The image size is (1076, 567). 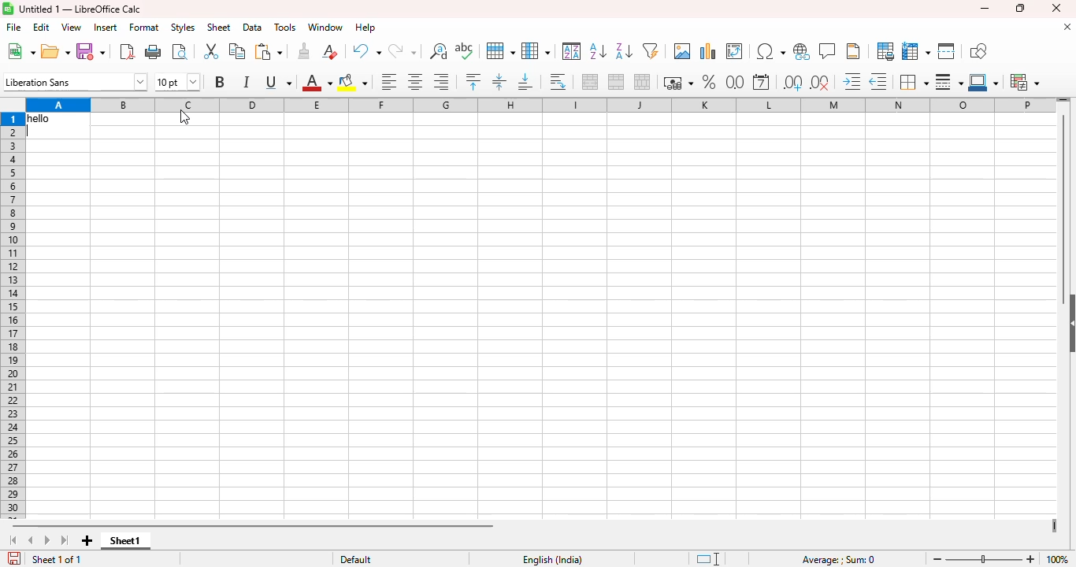 I want to click on split window, so click(x=947, y=51).